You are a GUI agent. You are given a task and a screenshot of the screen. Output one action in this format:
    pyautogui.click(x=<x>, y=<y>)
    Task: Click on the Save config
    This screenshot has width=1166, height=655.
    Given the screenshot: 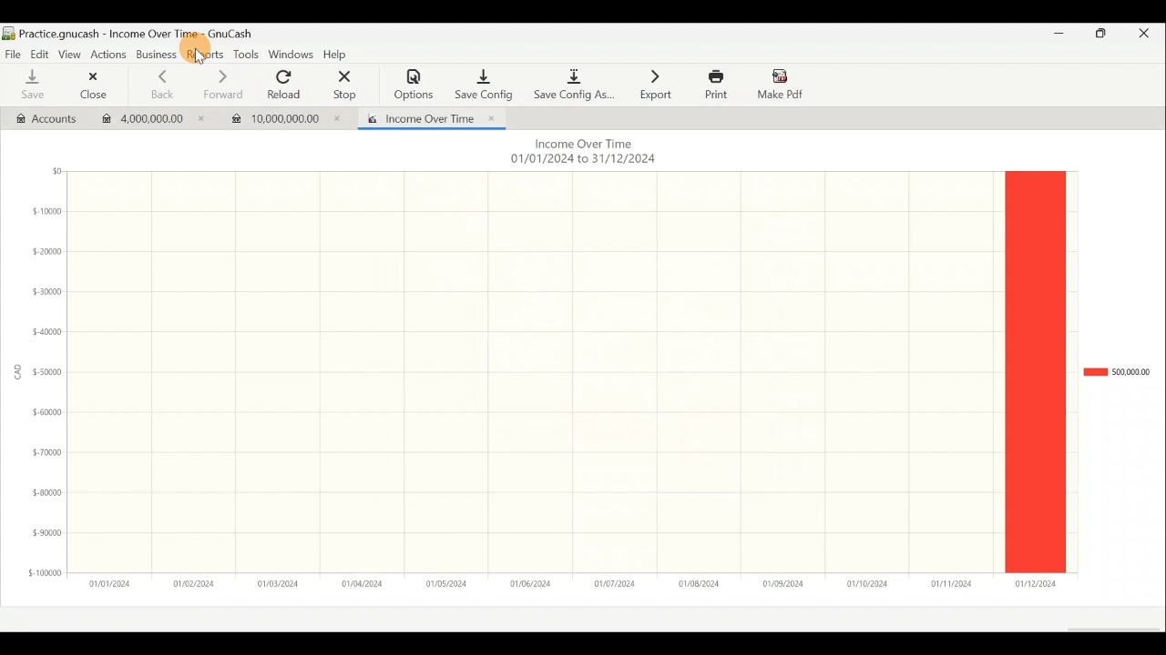 What is the action you would take?
    pyautogui.click(x=483, y=80)
    